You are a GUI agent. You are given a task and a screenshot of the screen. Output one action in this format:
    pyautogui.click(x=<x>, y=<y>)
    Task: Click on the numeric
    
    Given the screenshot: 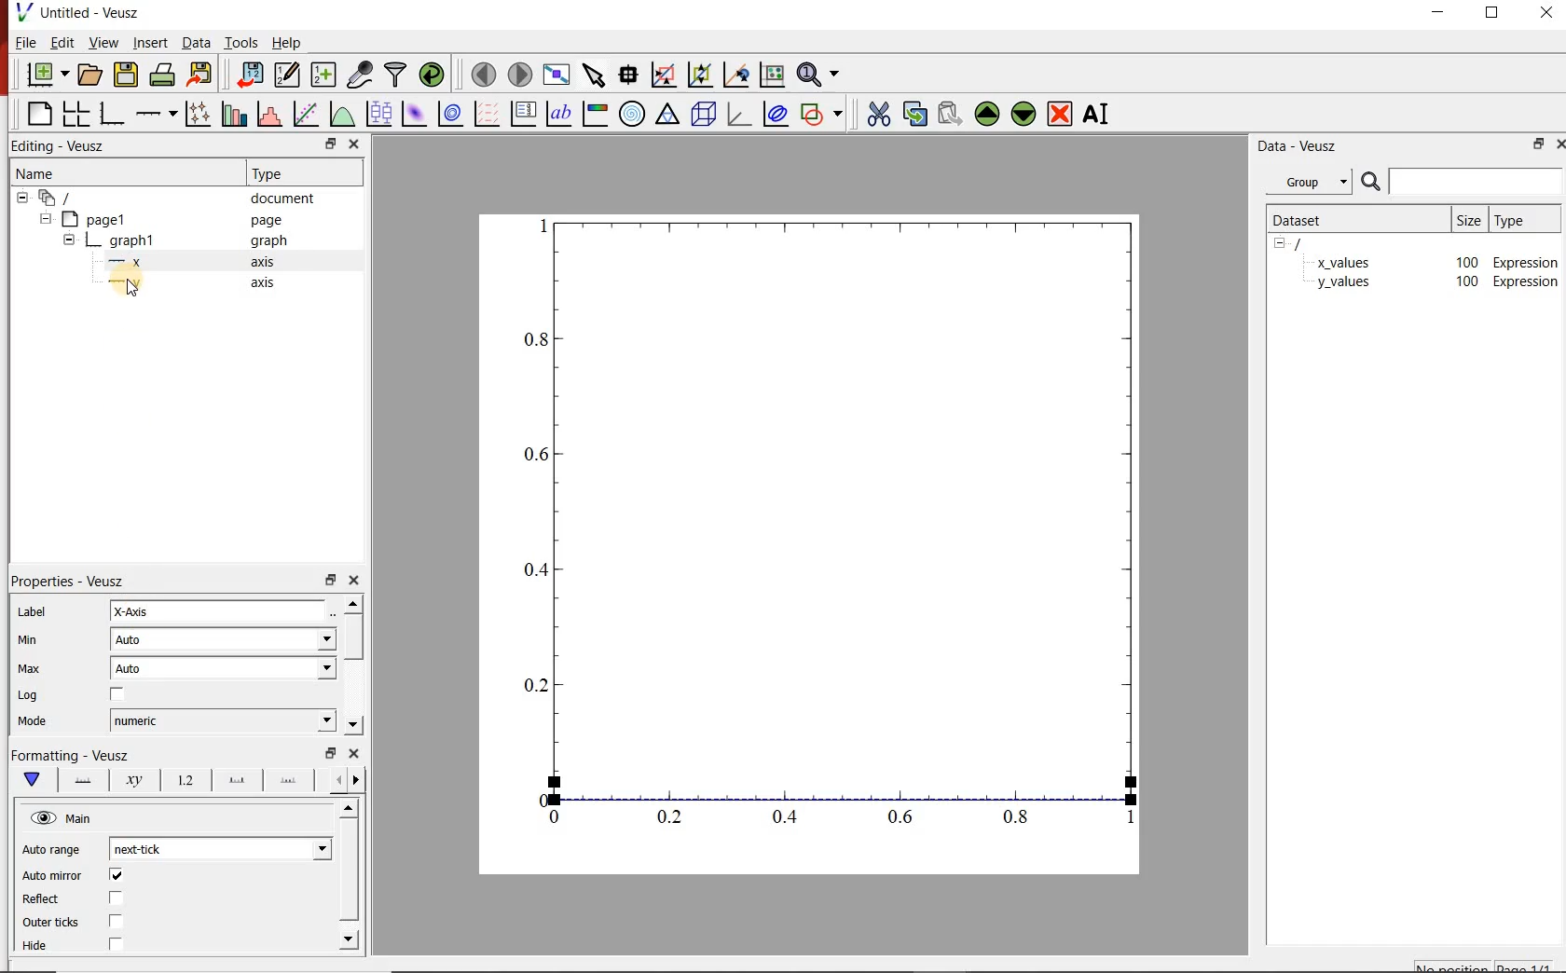 What is the action you would take?
    pyautogui.click(x=222, y=719)
    